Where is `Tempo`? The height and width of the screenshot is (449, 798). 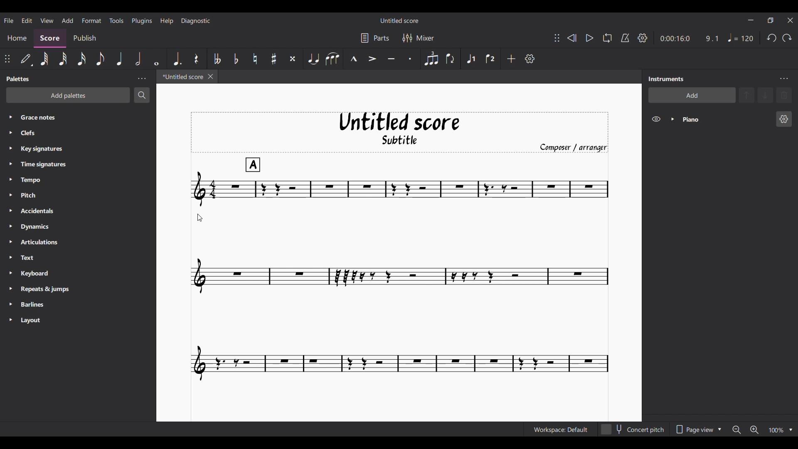
Tempo is located at coordinates (47, 180).